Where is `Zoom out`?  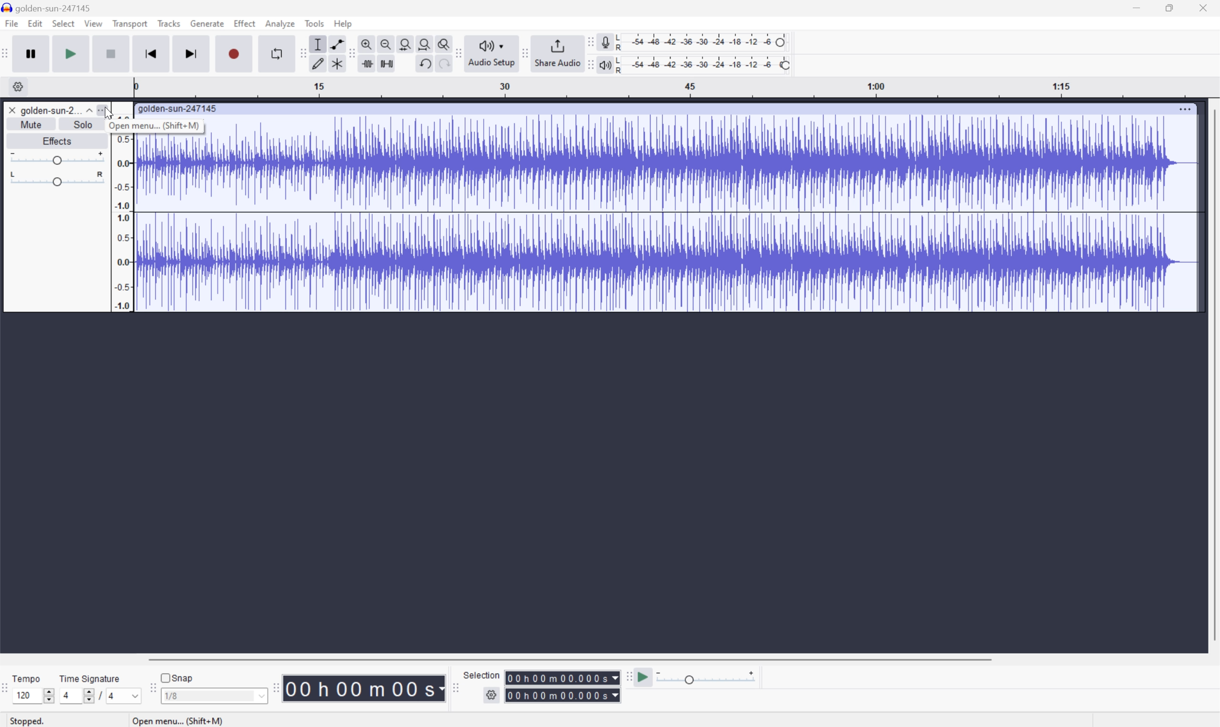
Zoom out is located at coordinates (387, 43).